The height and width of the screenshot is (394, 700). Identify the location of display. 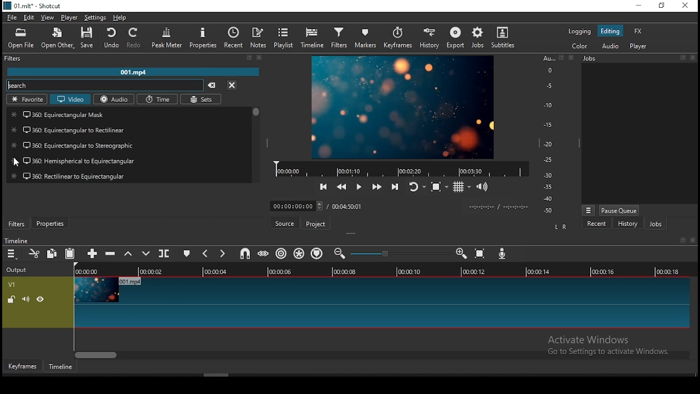
(641, 134).